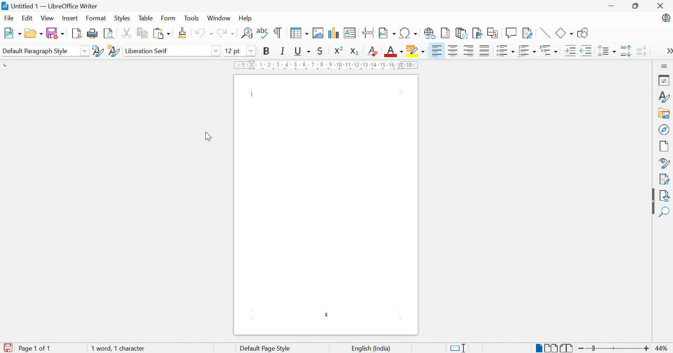 The image size is (673, 353). I want to click on libreoffice writer logo, so click(4, 6).